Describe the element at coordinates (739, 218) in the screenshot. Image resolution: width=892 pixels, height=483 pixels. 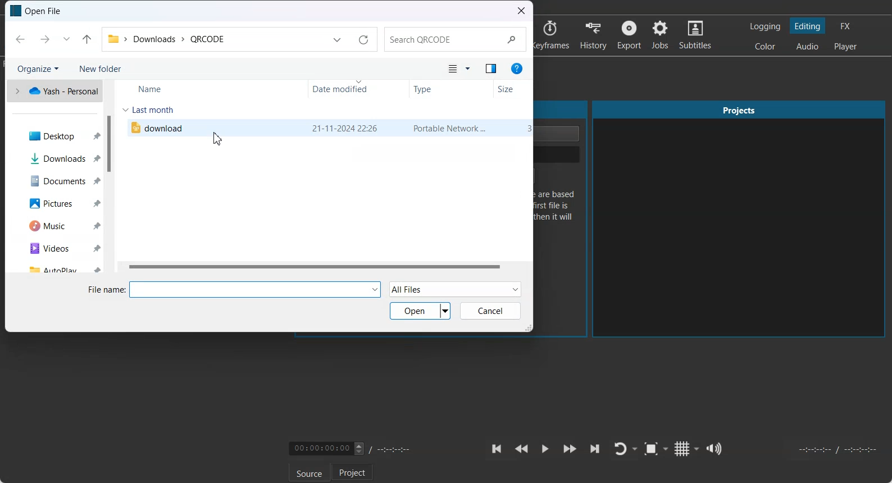
I see `Projects` at that location.